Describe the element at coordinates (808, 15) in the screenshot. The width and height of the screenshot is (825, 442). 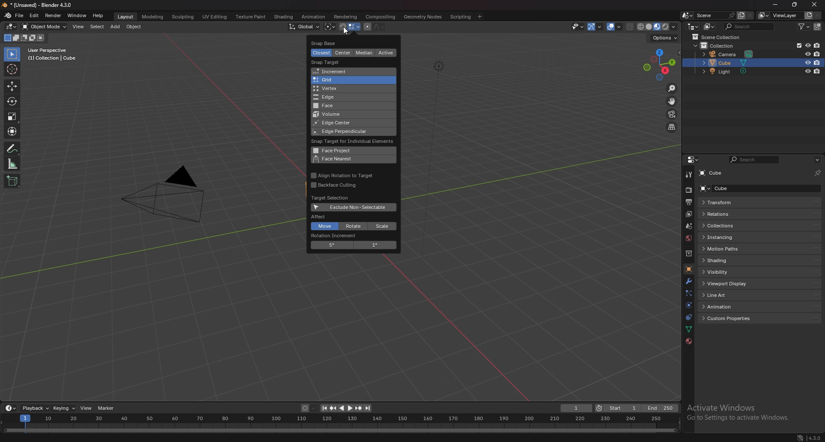
I see `add view layer` at that location.